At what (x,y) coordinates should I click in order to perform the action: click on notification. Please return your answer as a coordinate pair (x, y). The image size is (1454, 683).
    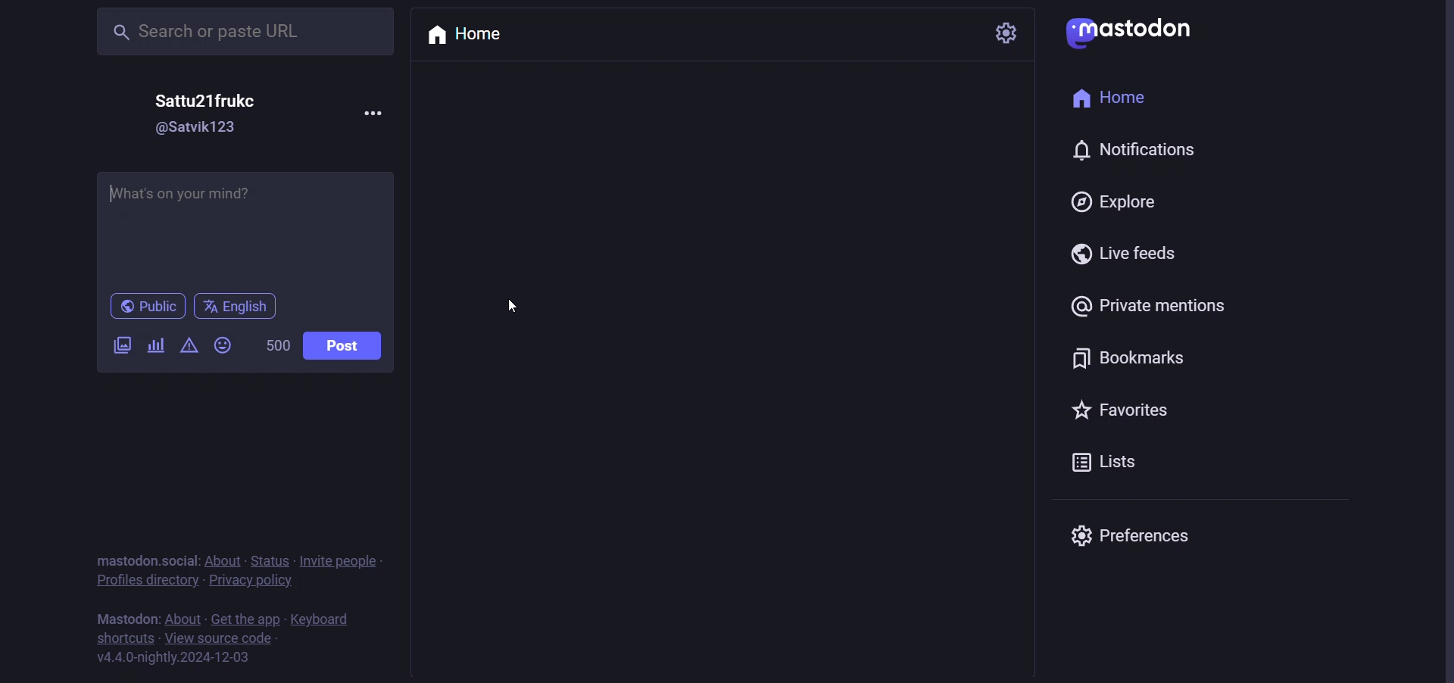
    Looking at the image, I should click on (1136, 145).